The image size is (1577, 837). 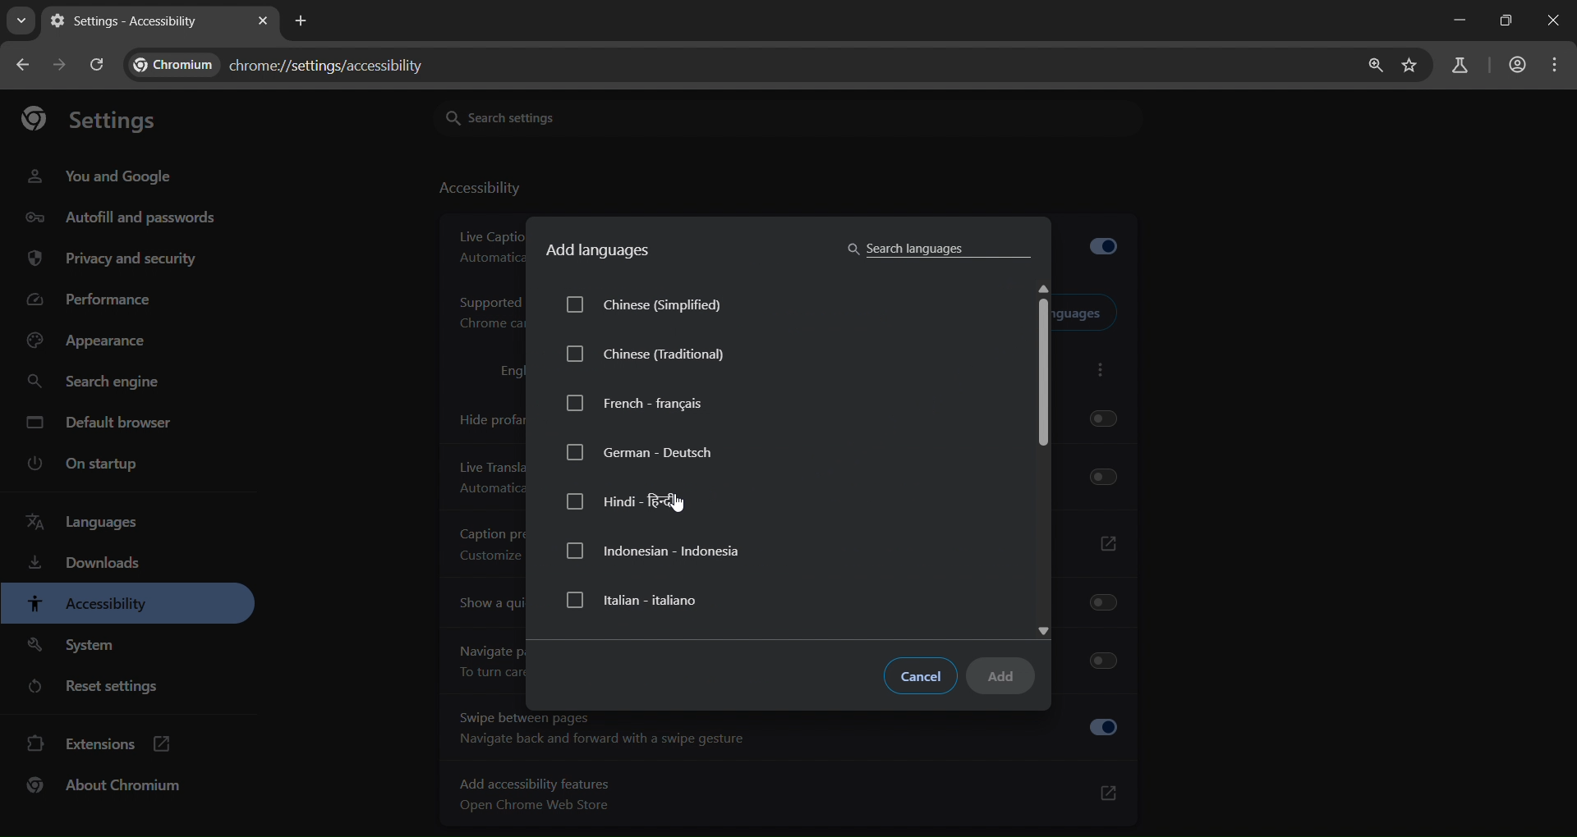 What do you see at coordinates (935, 248) in the screenshot?
I see `search  languages` at bounding box center [935, 248].